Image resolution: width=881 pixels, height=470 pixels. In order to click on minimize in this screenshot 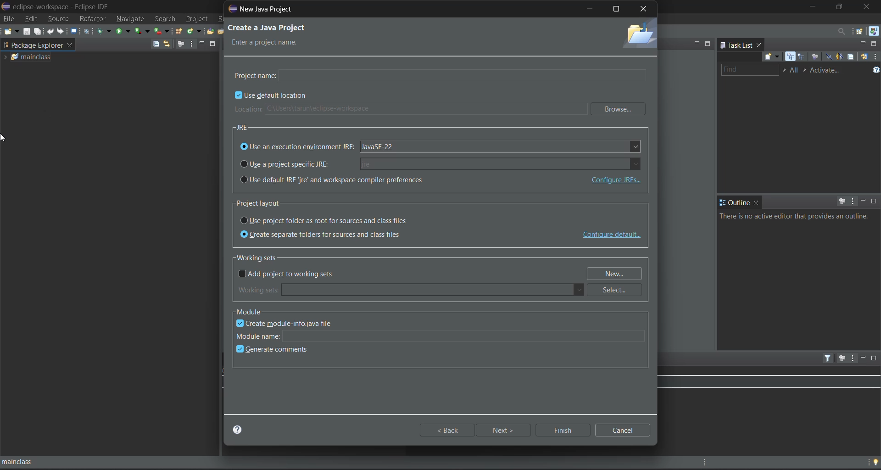, I will do `click(862, 44)`.